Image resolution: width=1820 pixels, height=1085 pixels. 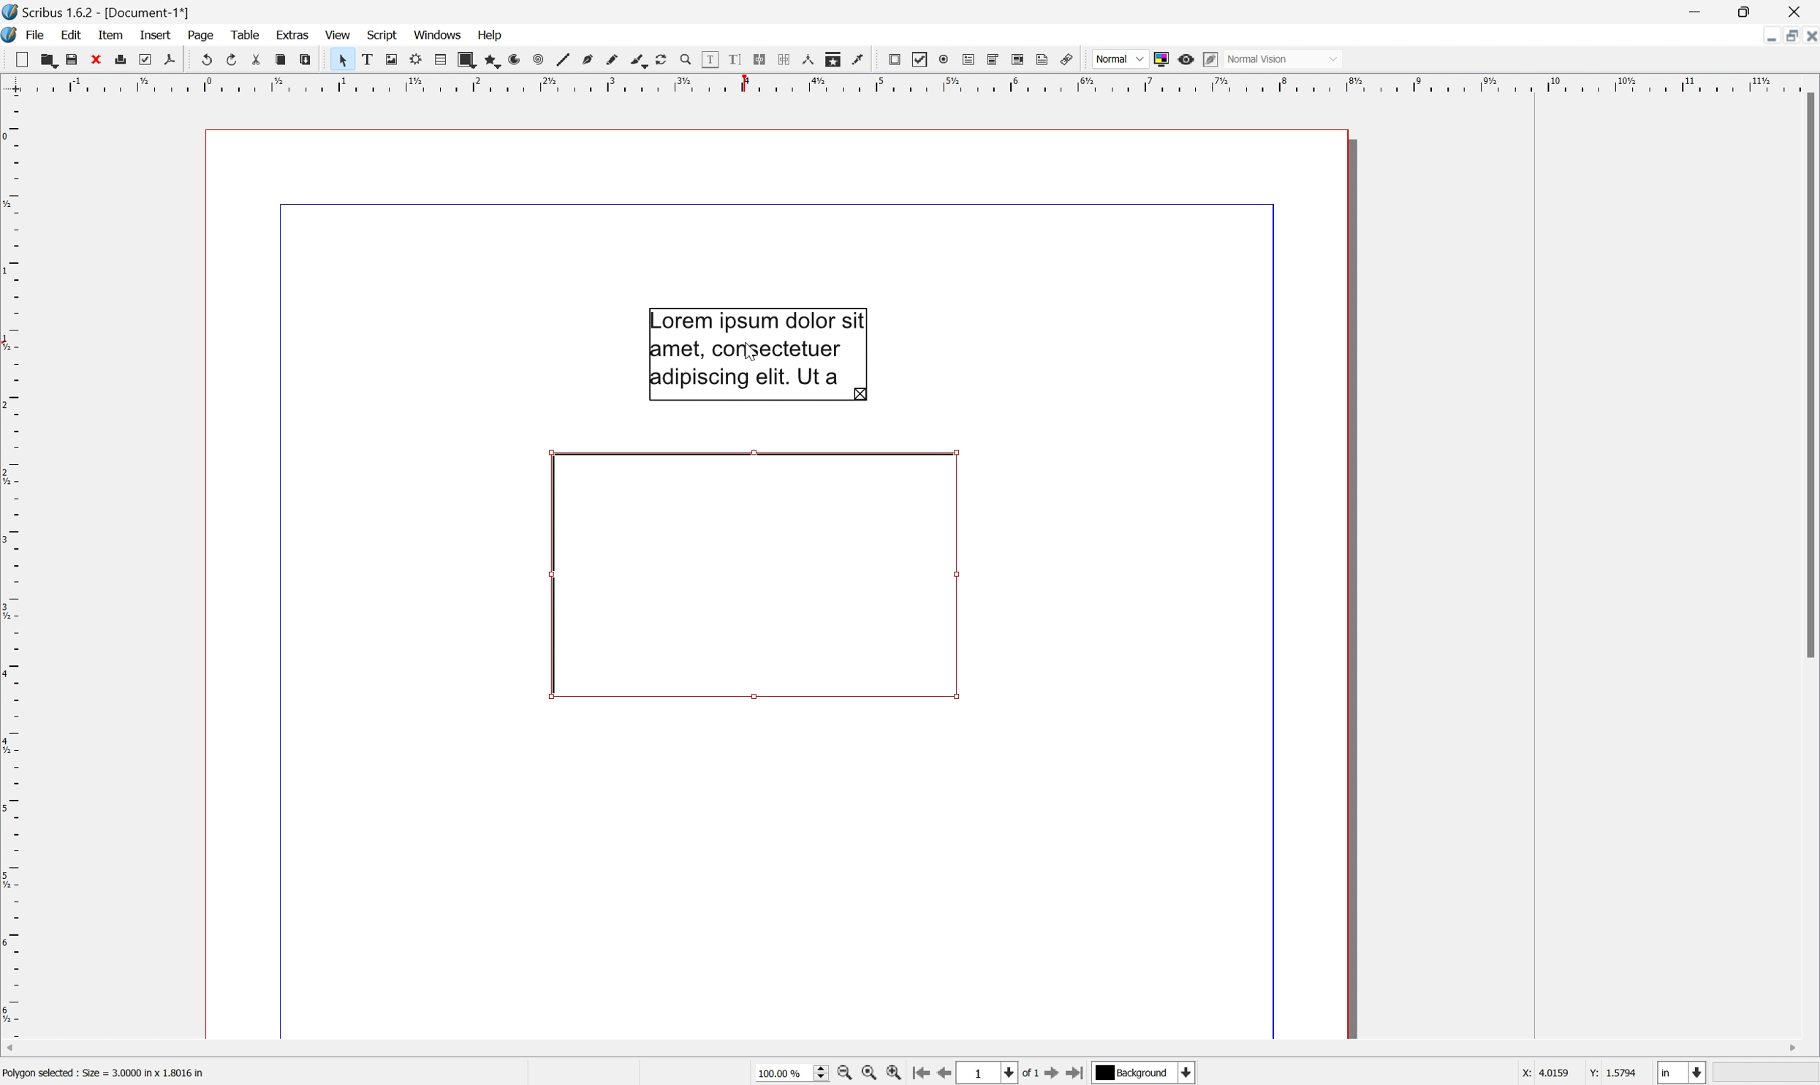 I want to click on Link text frames, so click(x=758, y=57).